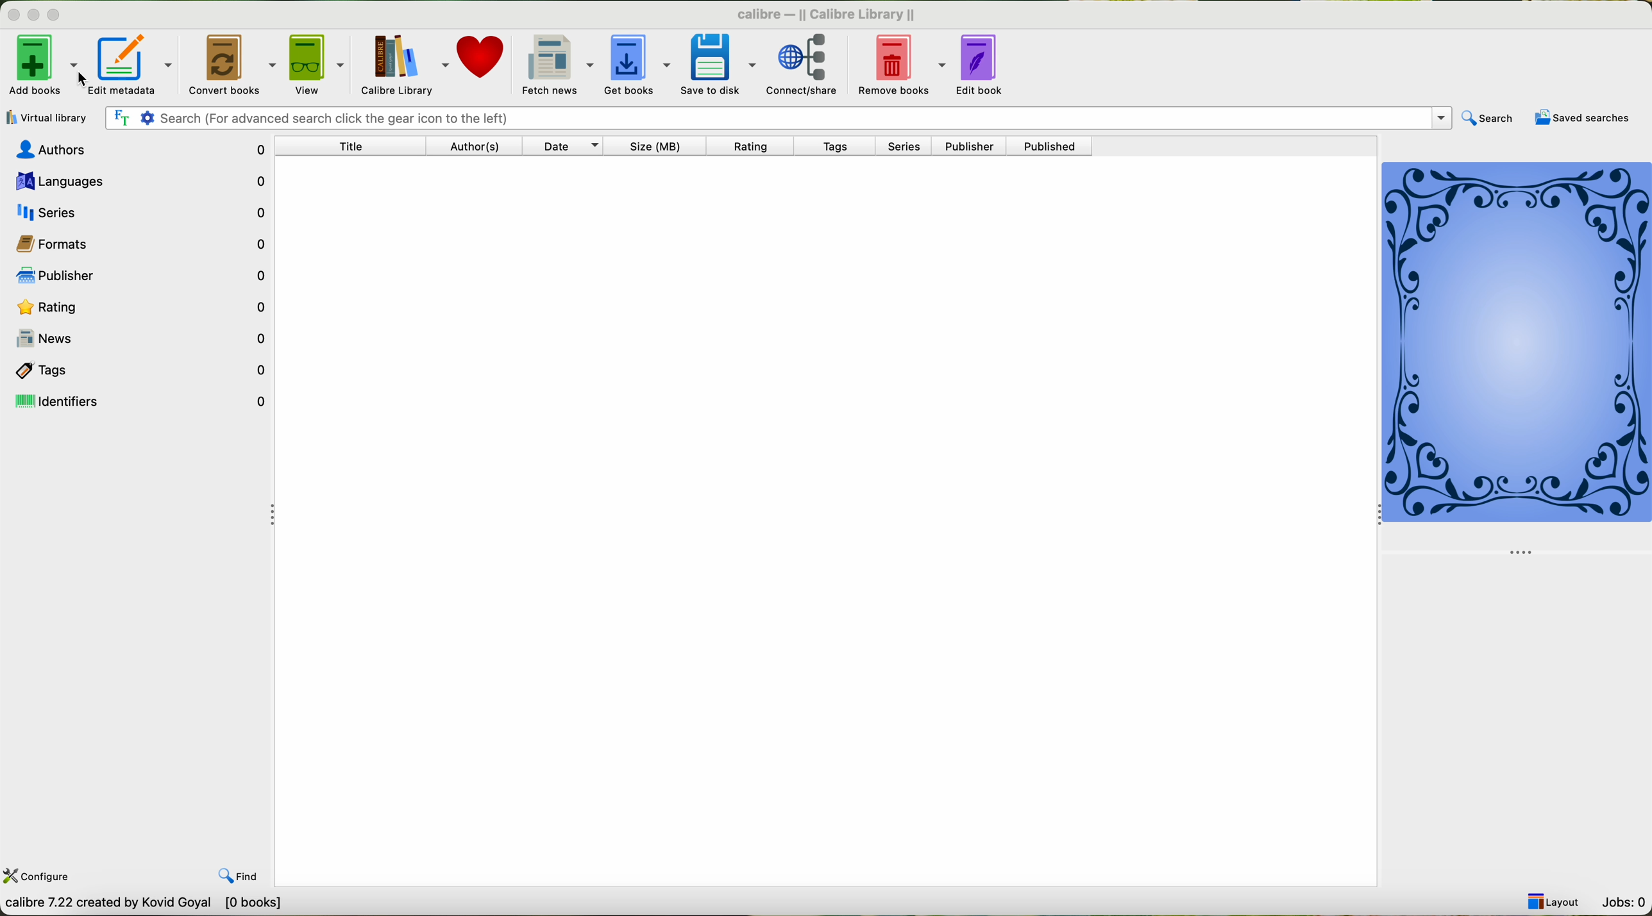  What do you see at coordinates (139, 306) in the screenshot?
I see `rating` at bounding box center [139, 306].